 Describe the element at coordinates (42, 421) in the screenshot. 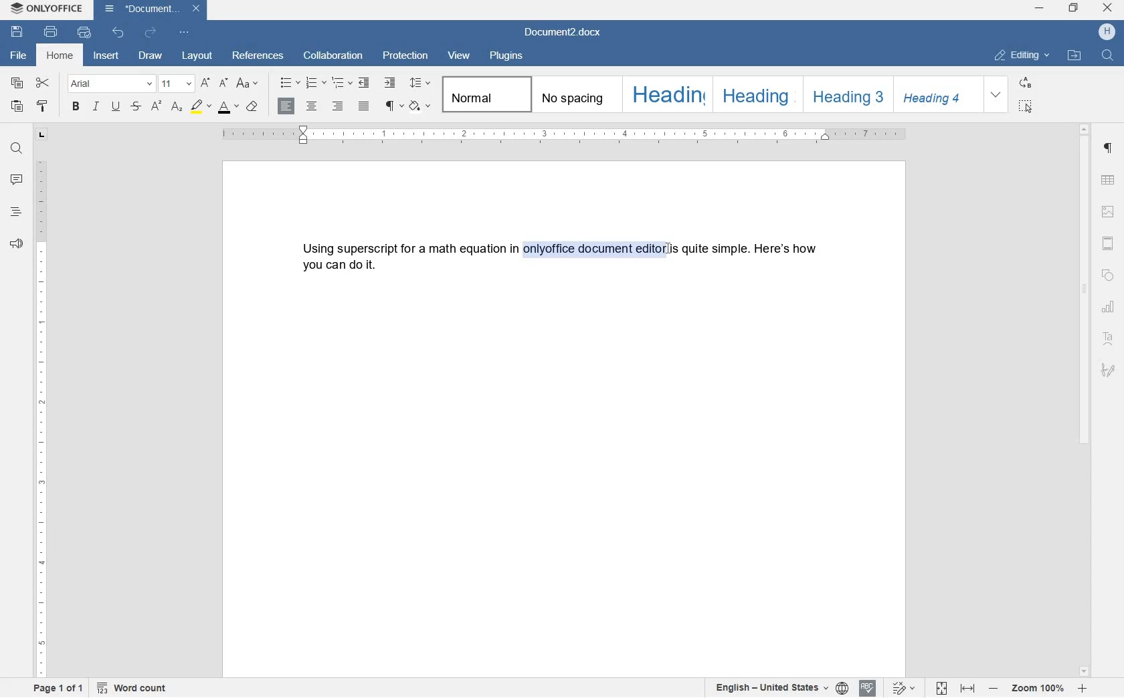

I see `ruler` at that location.